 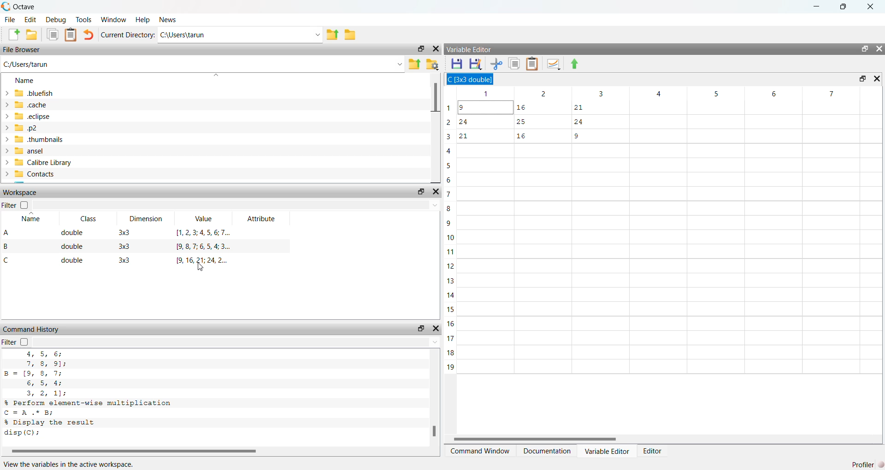 I want to click on C:\Users\tarun , so click(x=240, y=35).